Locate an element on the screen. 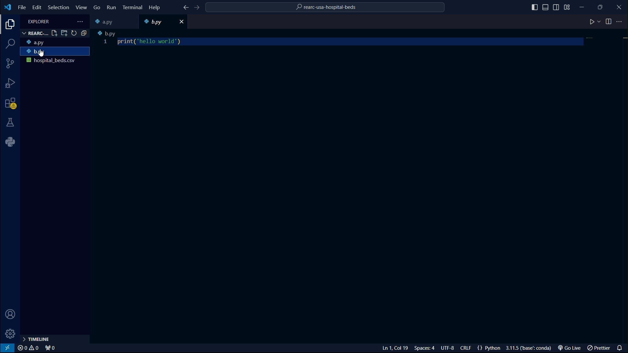  {} Python is located at coordinates (489, 348).